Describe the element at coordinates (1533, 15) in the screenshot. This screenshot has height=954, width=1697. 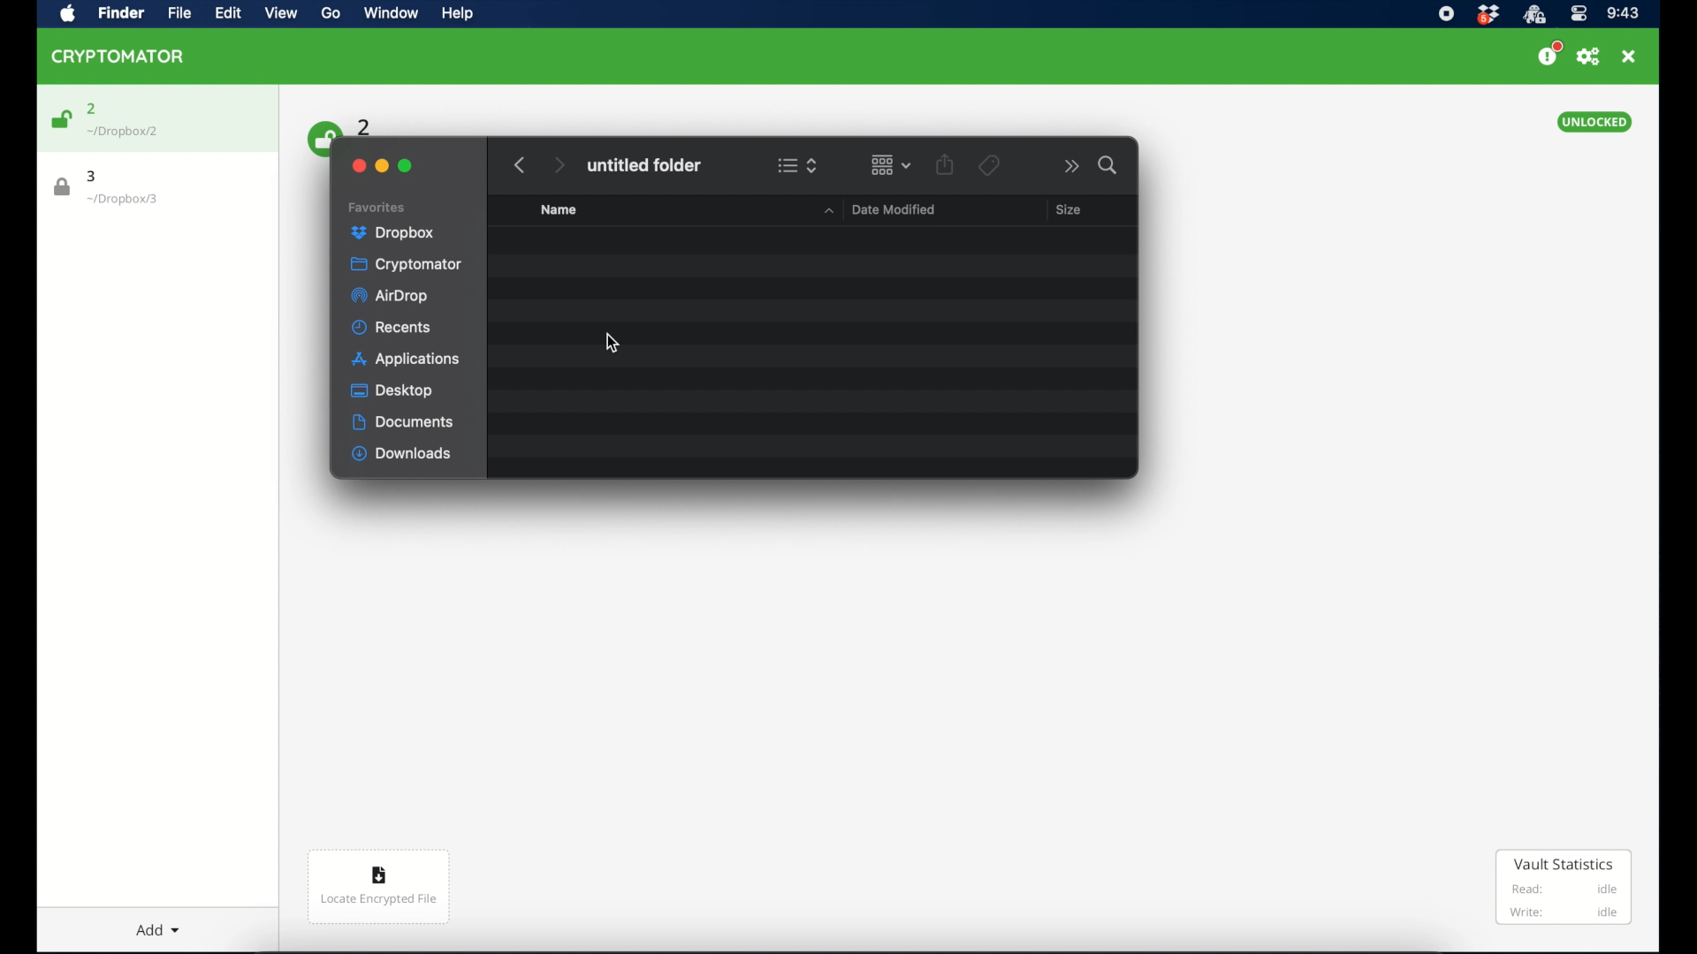
I see `cryptomator icon` at that location.